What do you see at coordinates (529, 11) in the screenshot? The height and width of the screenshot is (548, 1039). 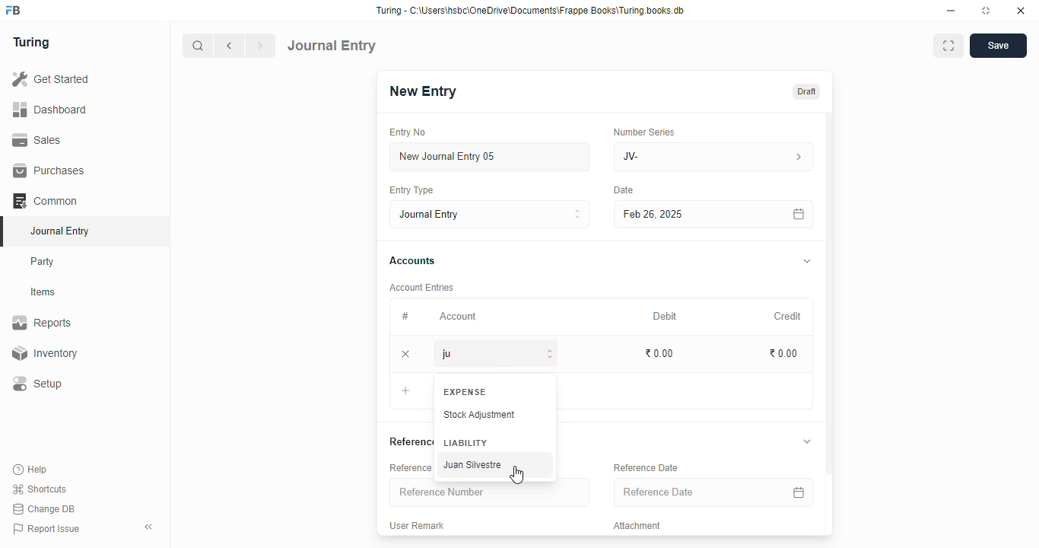 I see `Turing - C:\Users\hsbc\OneDrive\Documents\Frappe Books\Turing books.db` at bounding box center [529, 11].